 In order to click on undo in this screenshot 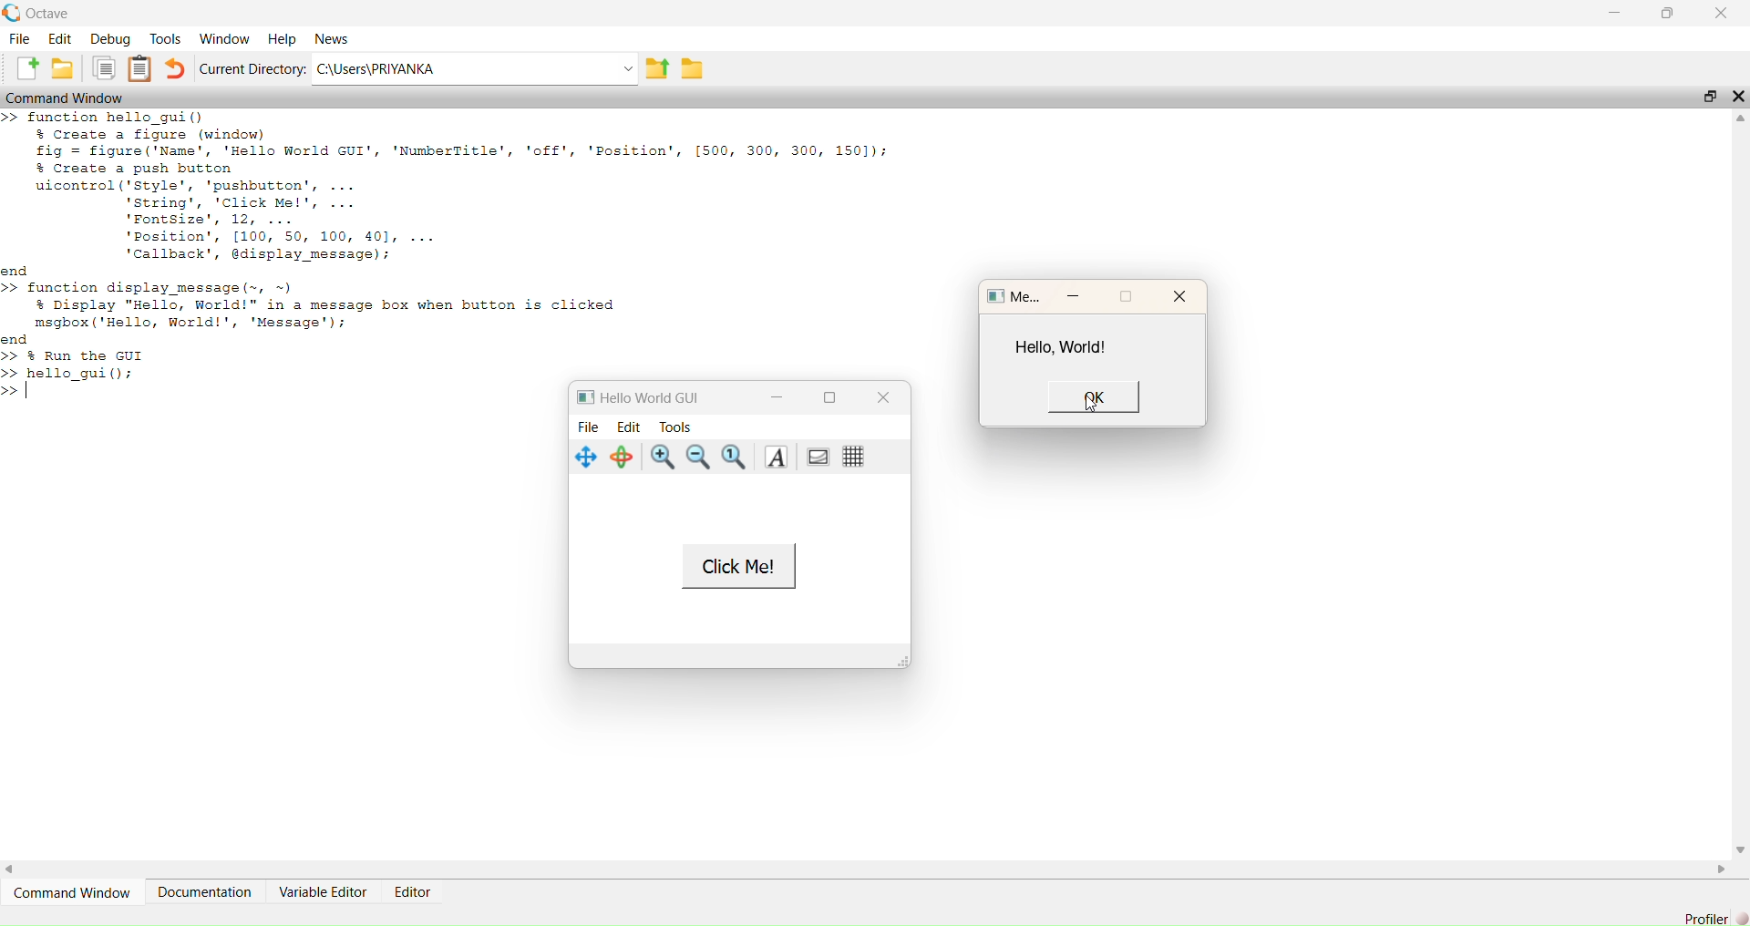, I will do `click(178, 68)`.